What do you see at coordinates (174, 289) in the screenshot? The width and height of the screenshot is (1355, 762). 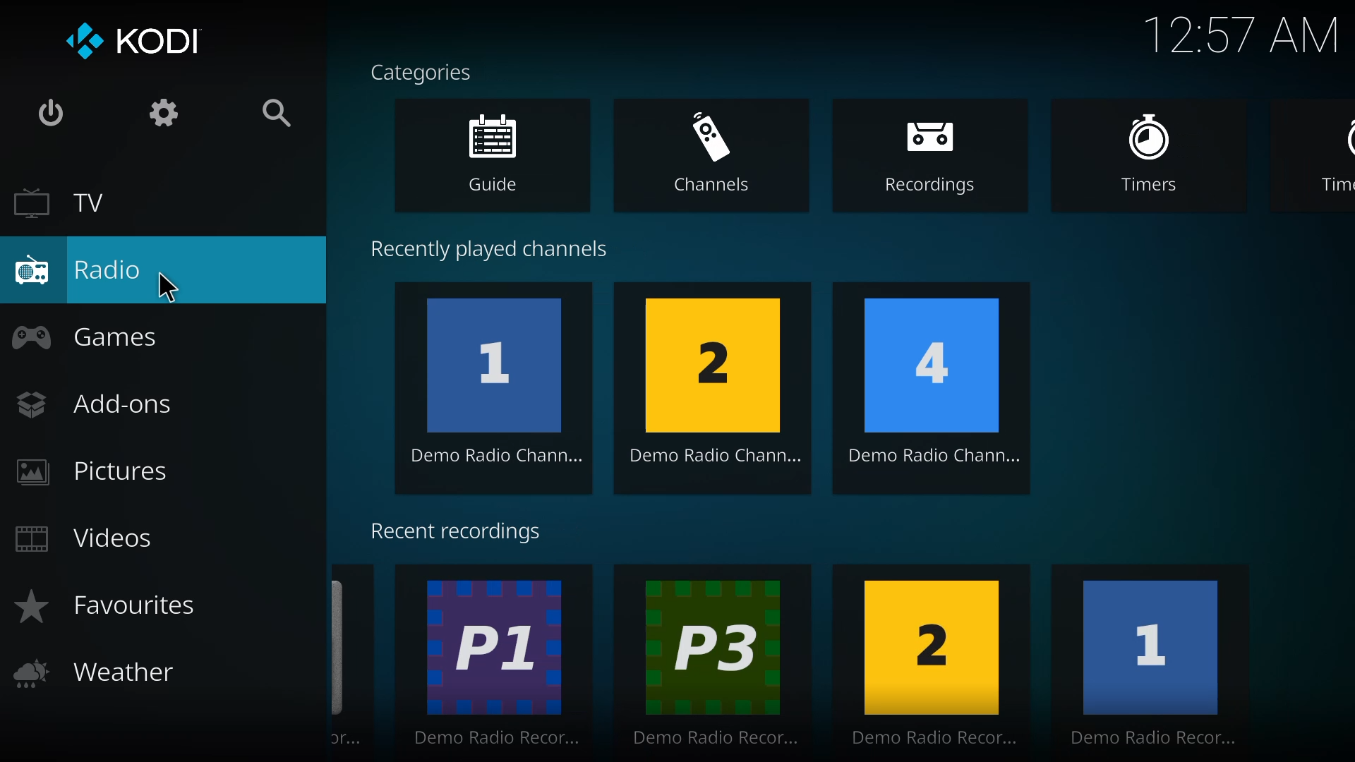 I see `cursor` at bounding box center [174, 289].